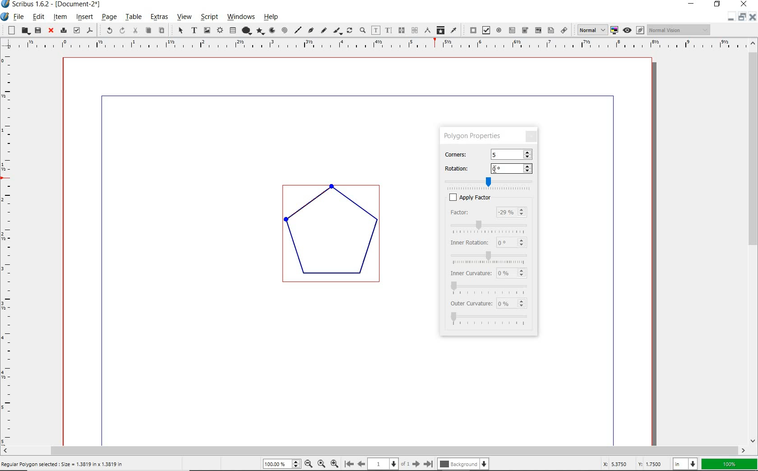 The height and width of the screenshot is (471, 758). I want to click on text frame, so click(194, 31).